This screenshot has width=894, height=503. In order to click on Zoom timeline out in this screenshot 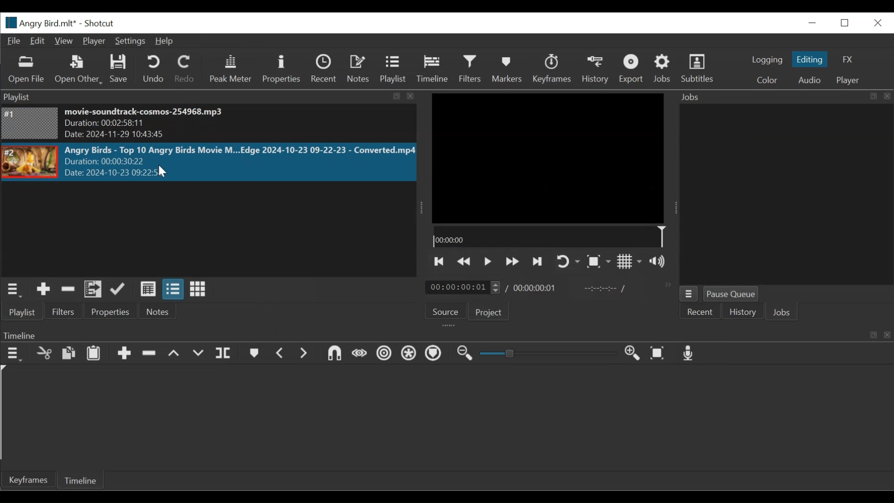, I will do `click(467, 354)`.